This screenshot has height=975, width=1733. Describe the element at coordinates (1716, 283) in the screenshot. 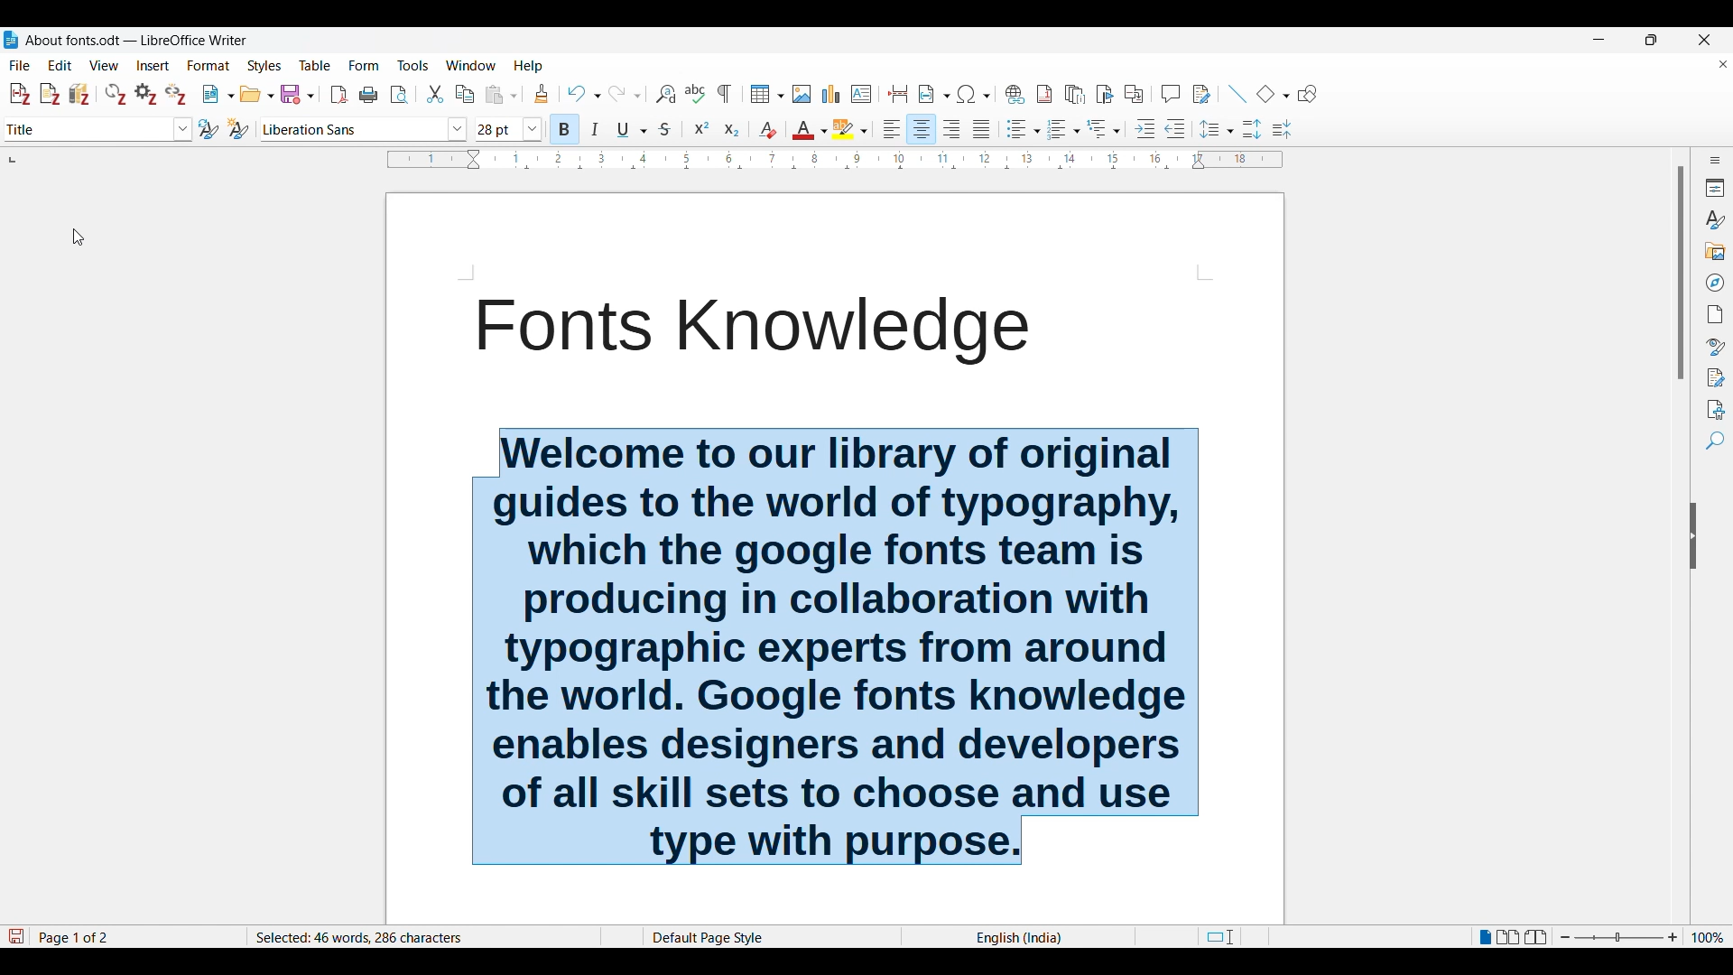

I see `Navigator` at that location.